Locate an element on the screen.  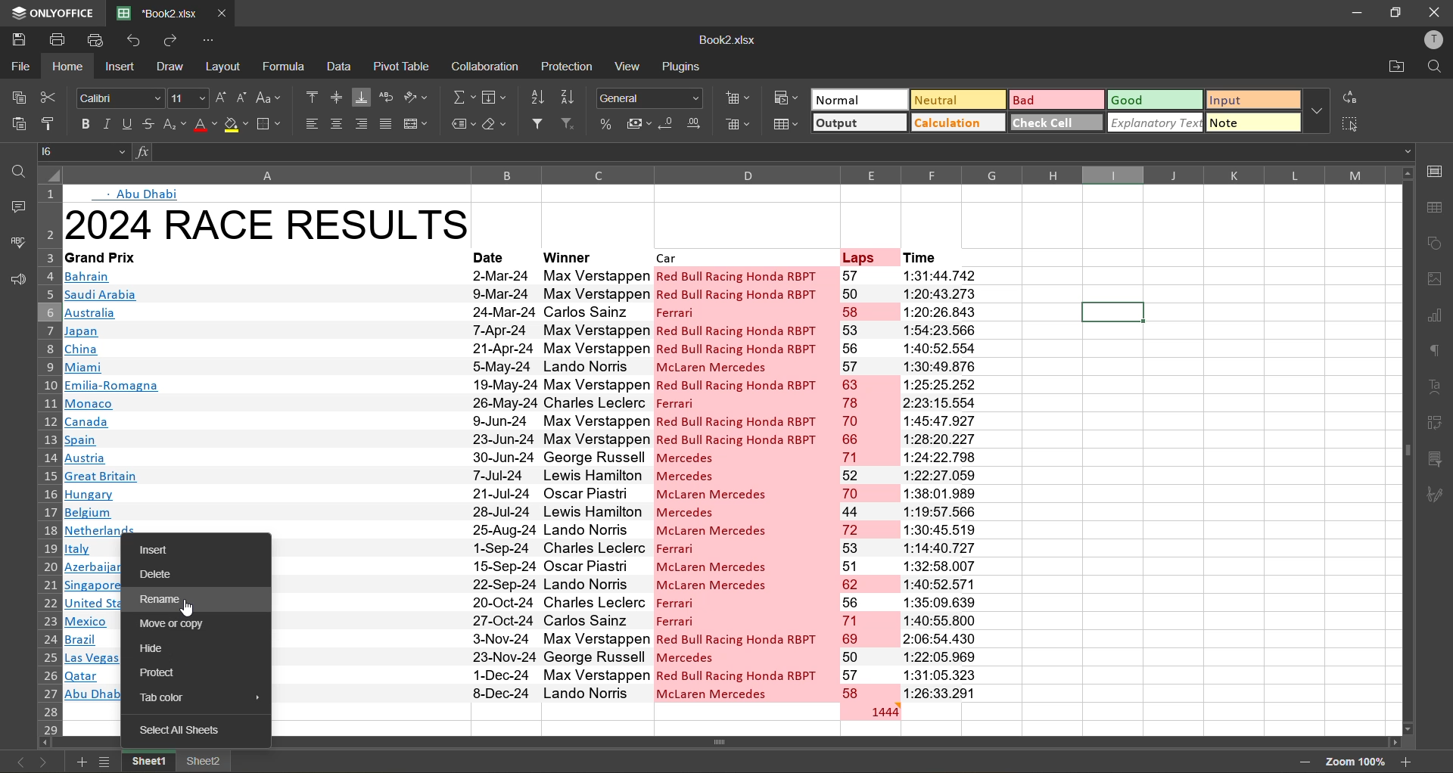
insert is located at coordinates (119, 66).